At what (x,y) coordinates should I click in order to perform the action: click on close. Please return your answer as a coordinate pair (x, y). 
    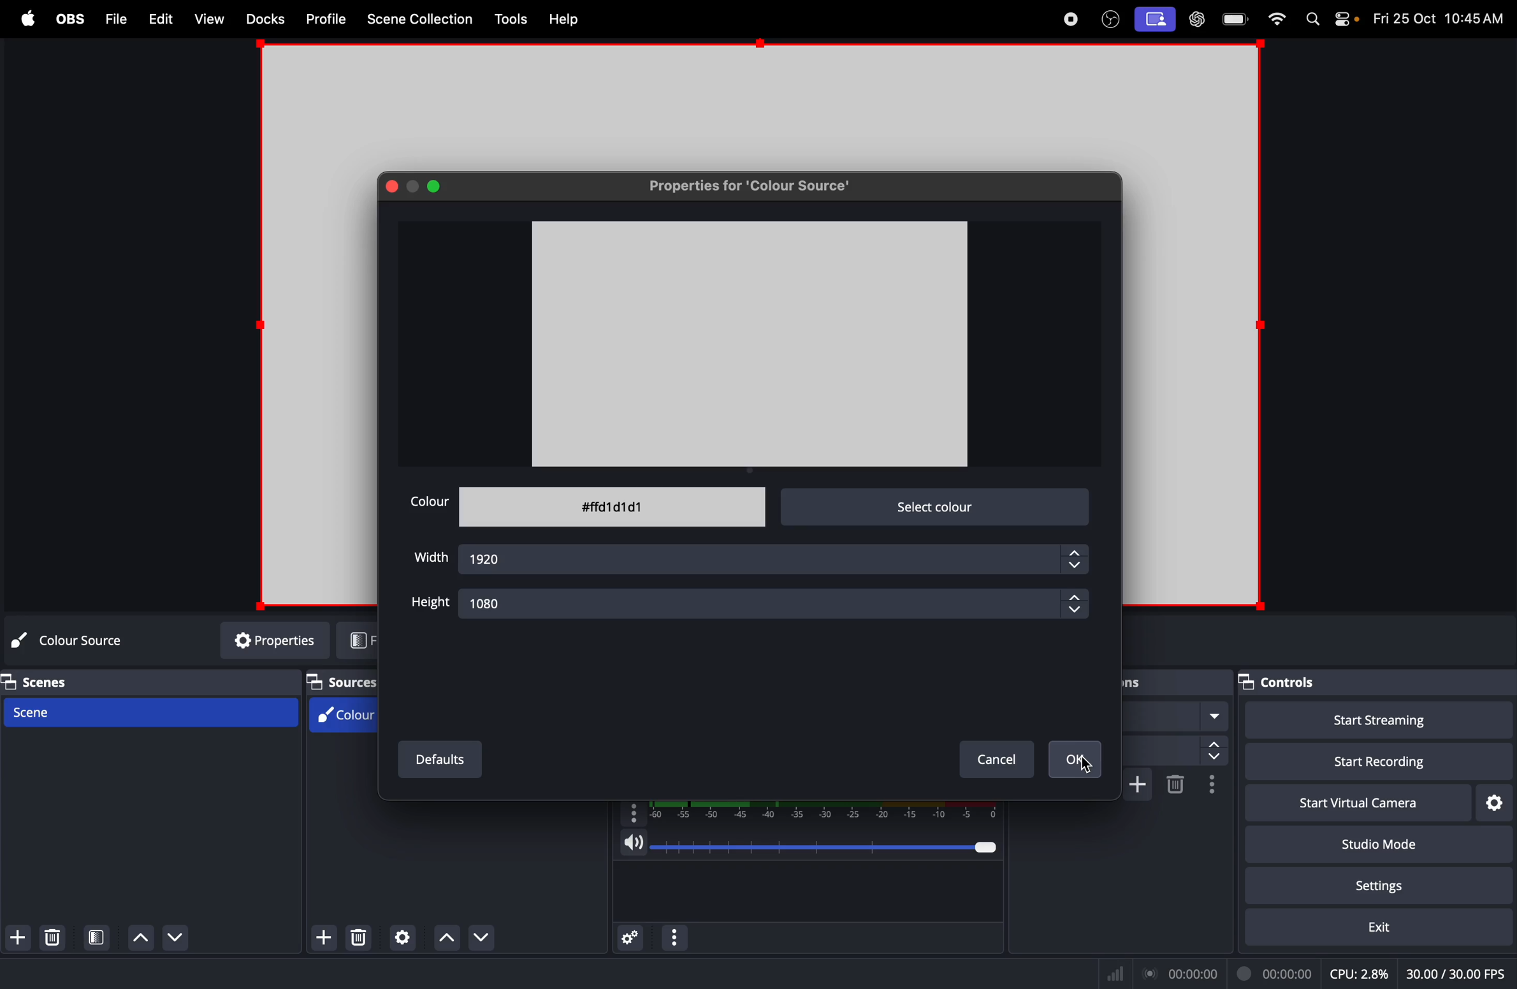
    Looking at the image, I should click on (392, 186).